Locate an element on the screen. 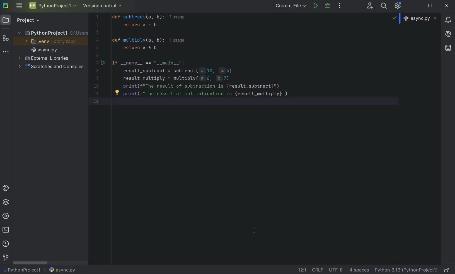 This screenshot has width=455, height=274. FILE NAME is located at coordinates (43, 50).